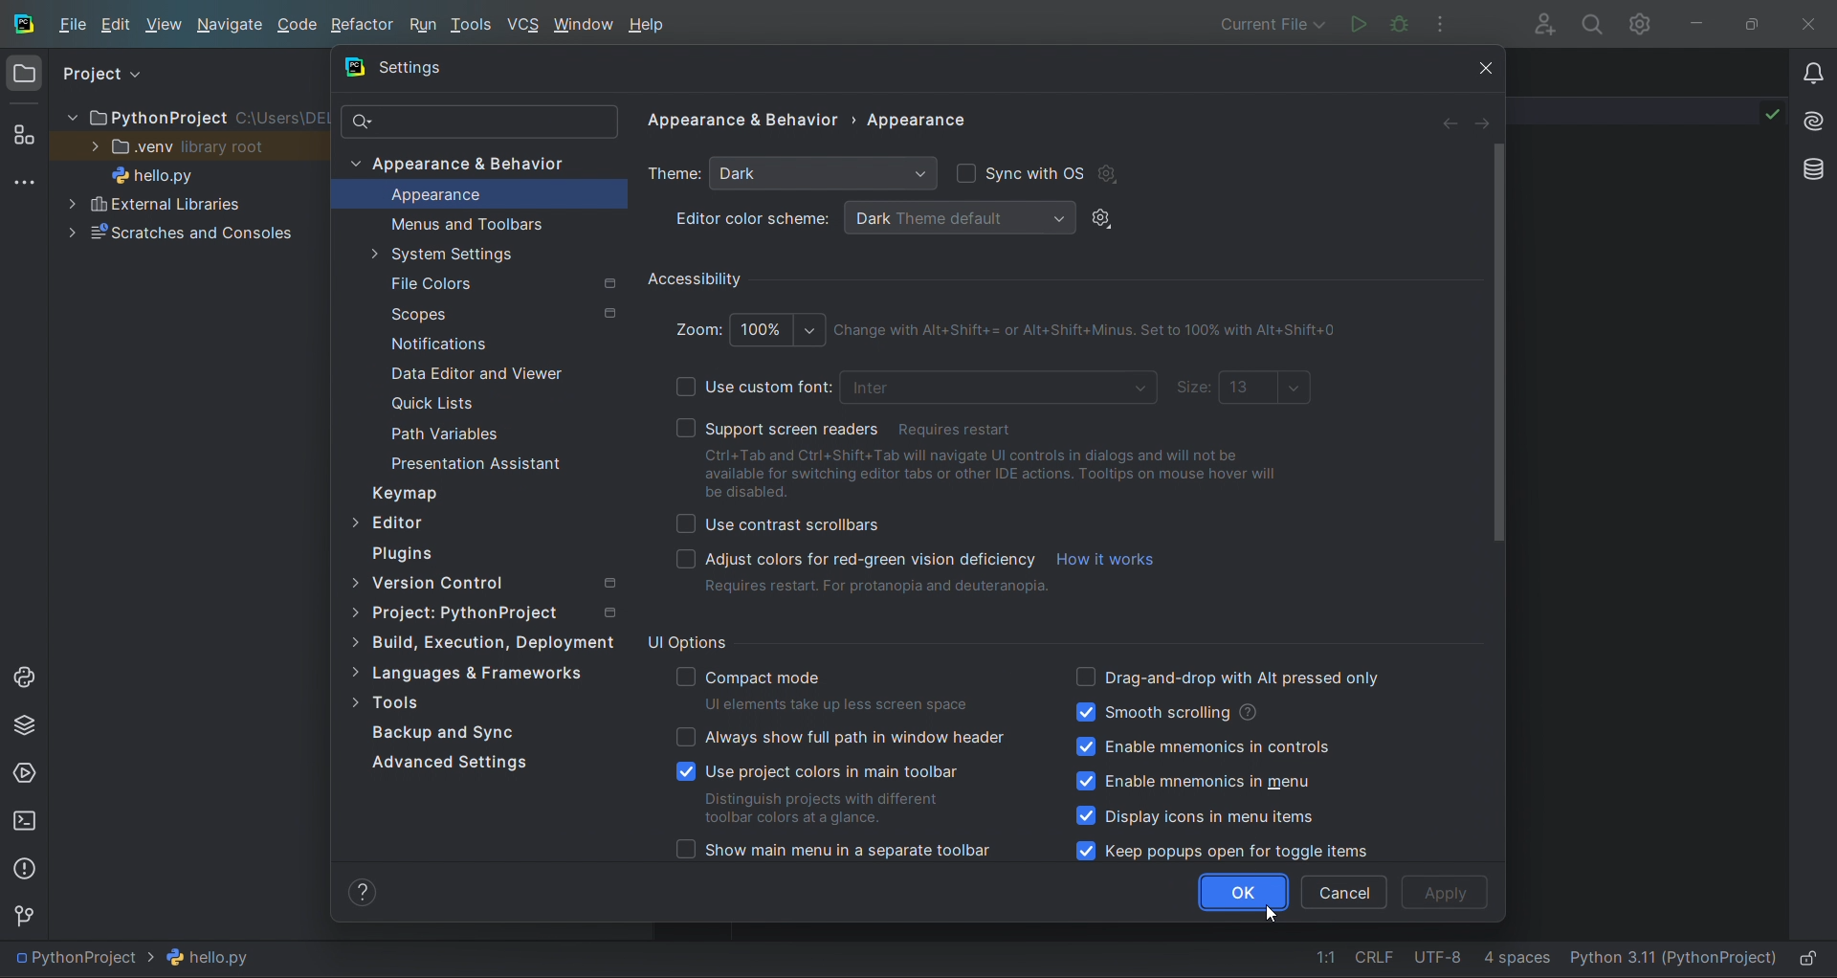  I want to click on python package, so click(25, 725).